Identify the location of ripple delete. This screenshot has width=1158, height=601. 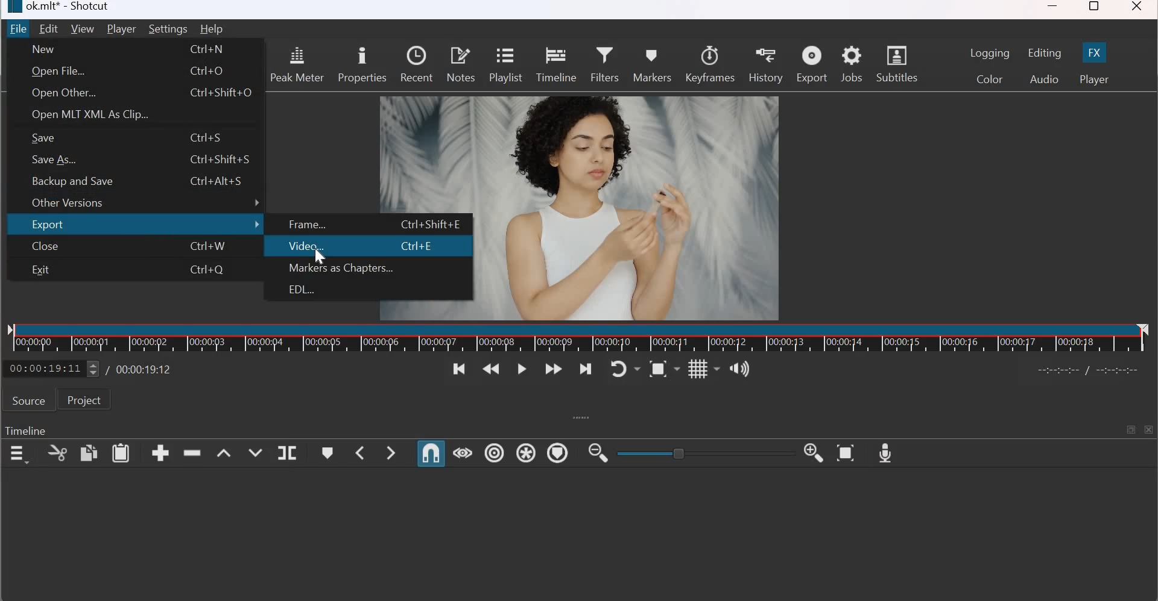
(193, 452).